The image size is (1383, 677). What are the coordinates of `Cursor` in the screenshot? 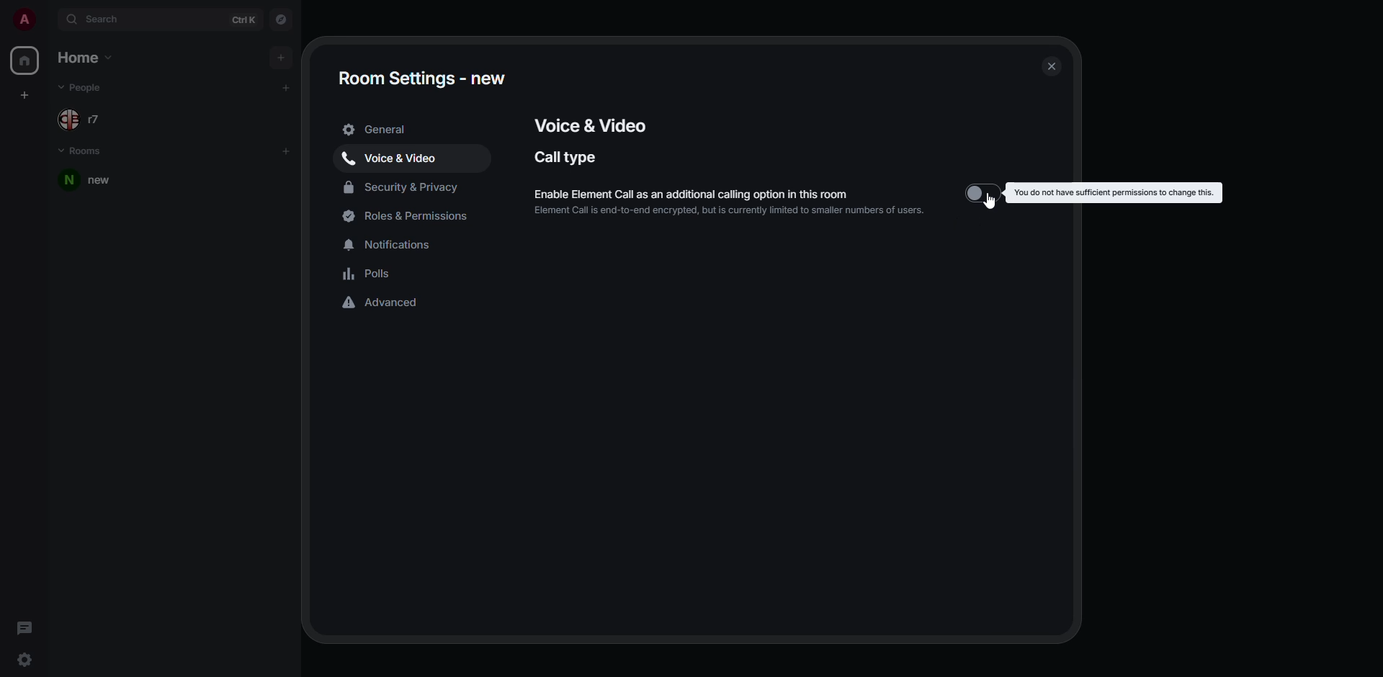 It's located at (988, 201).